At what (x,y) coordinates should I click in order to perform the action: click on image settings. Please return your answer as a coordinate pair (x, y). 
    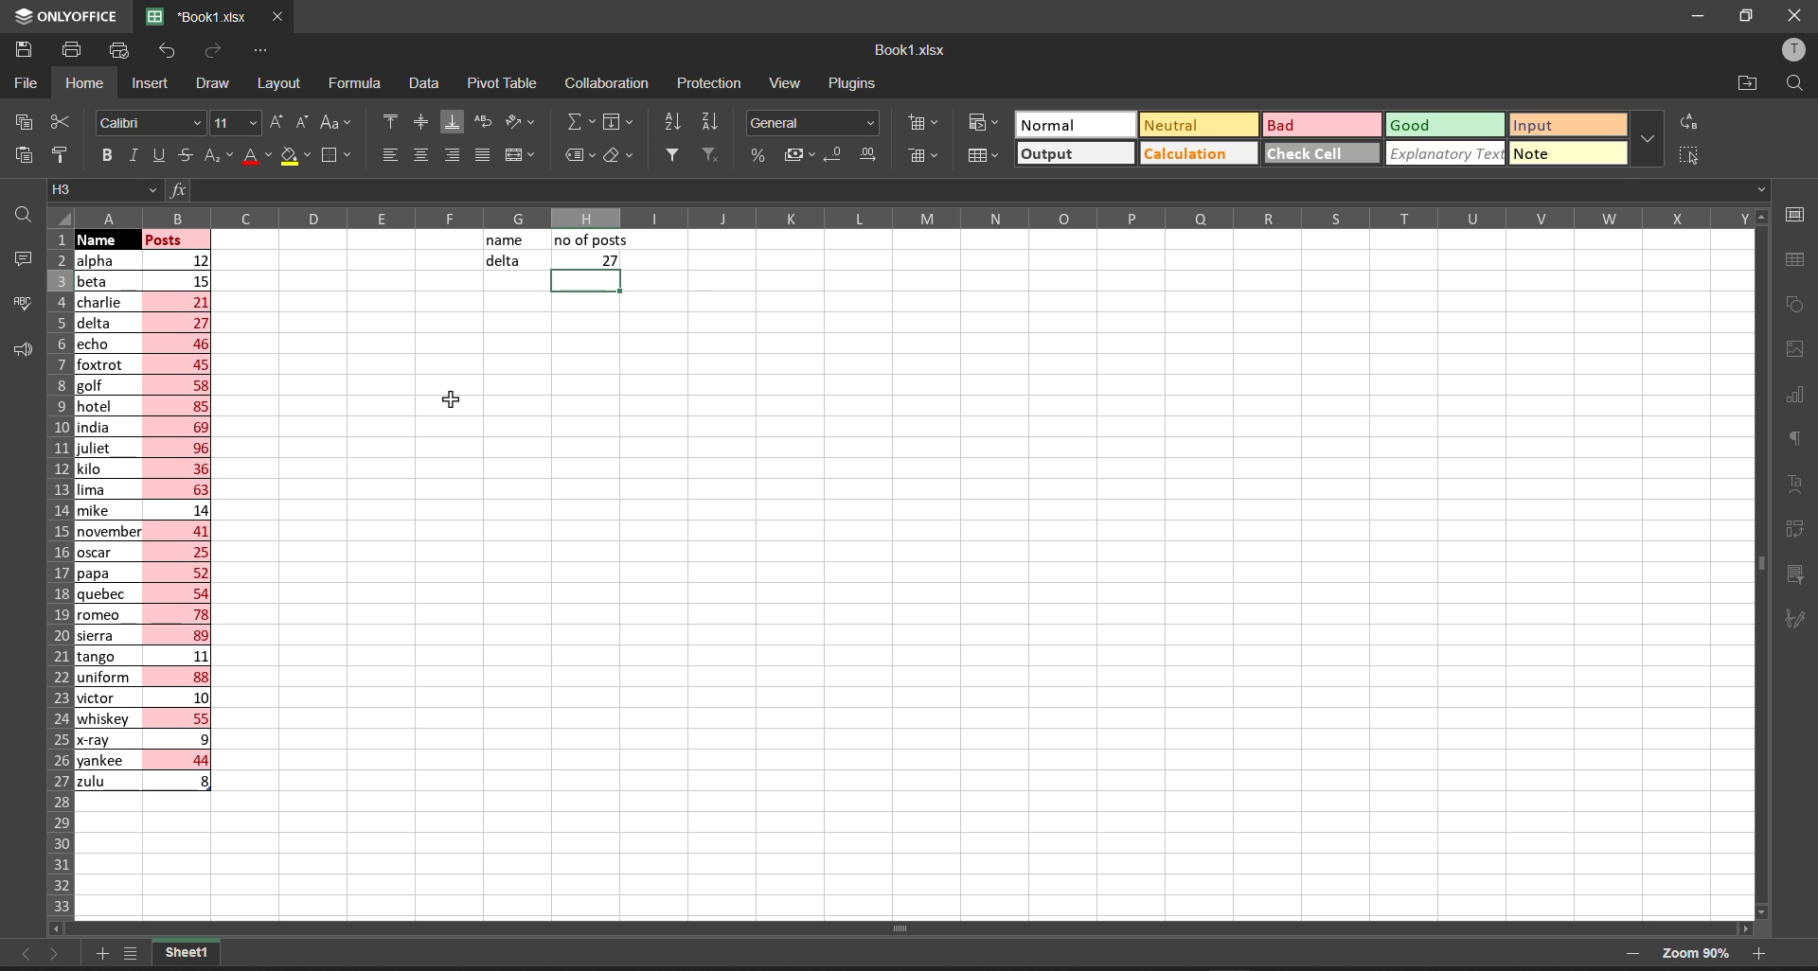
    Looking at the image, I should click on (1796, 353).